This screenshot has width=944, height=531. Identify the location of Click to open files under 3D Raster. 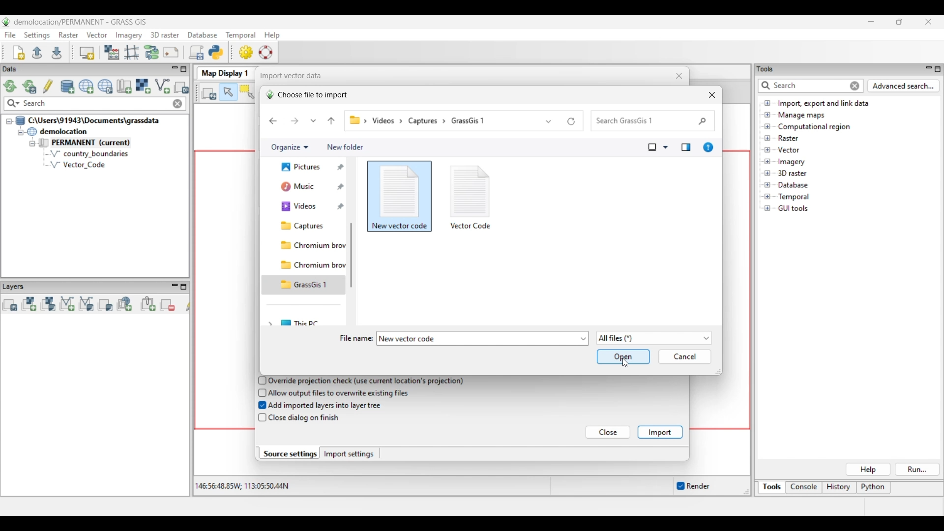
(767, 173).